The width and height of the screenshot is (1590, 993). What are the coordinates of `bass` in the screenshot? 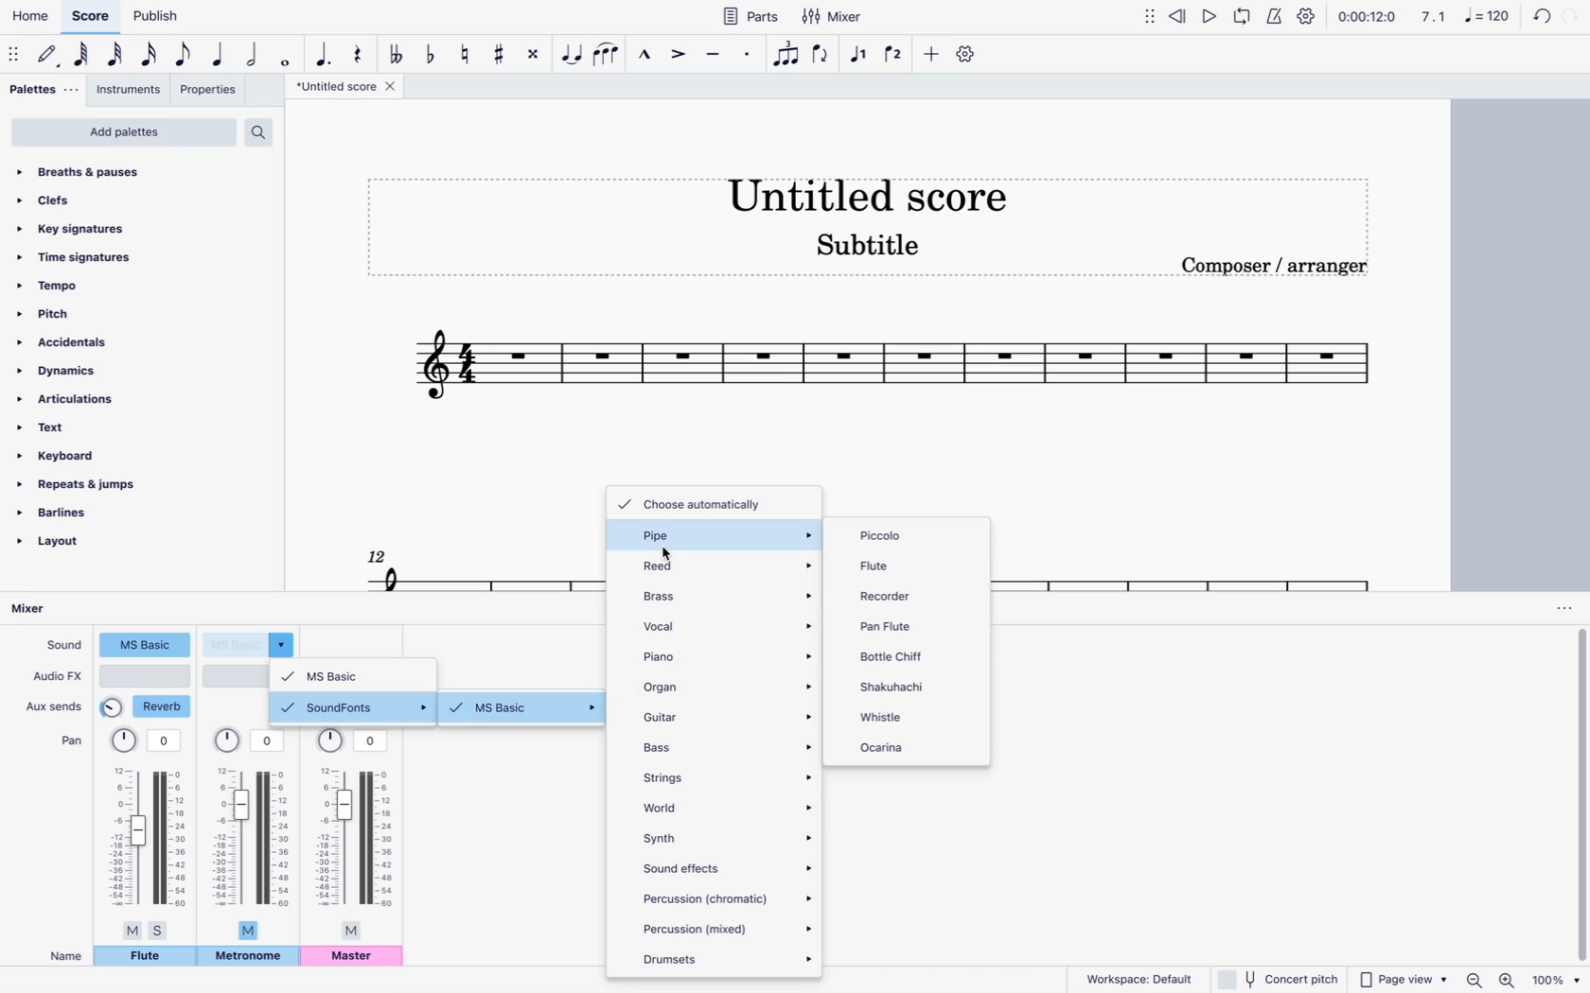 It's located at (728, 747).